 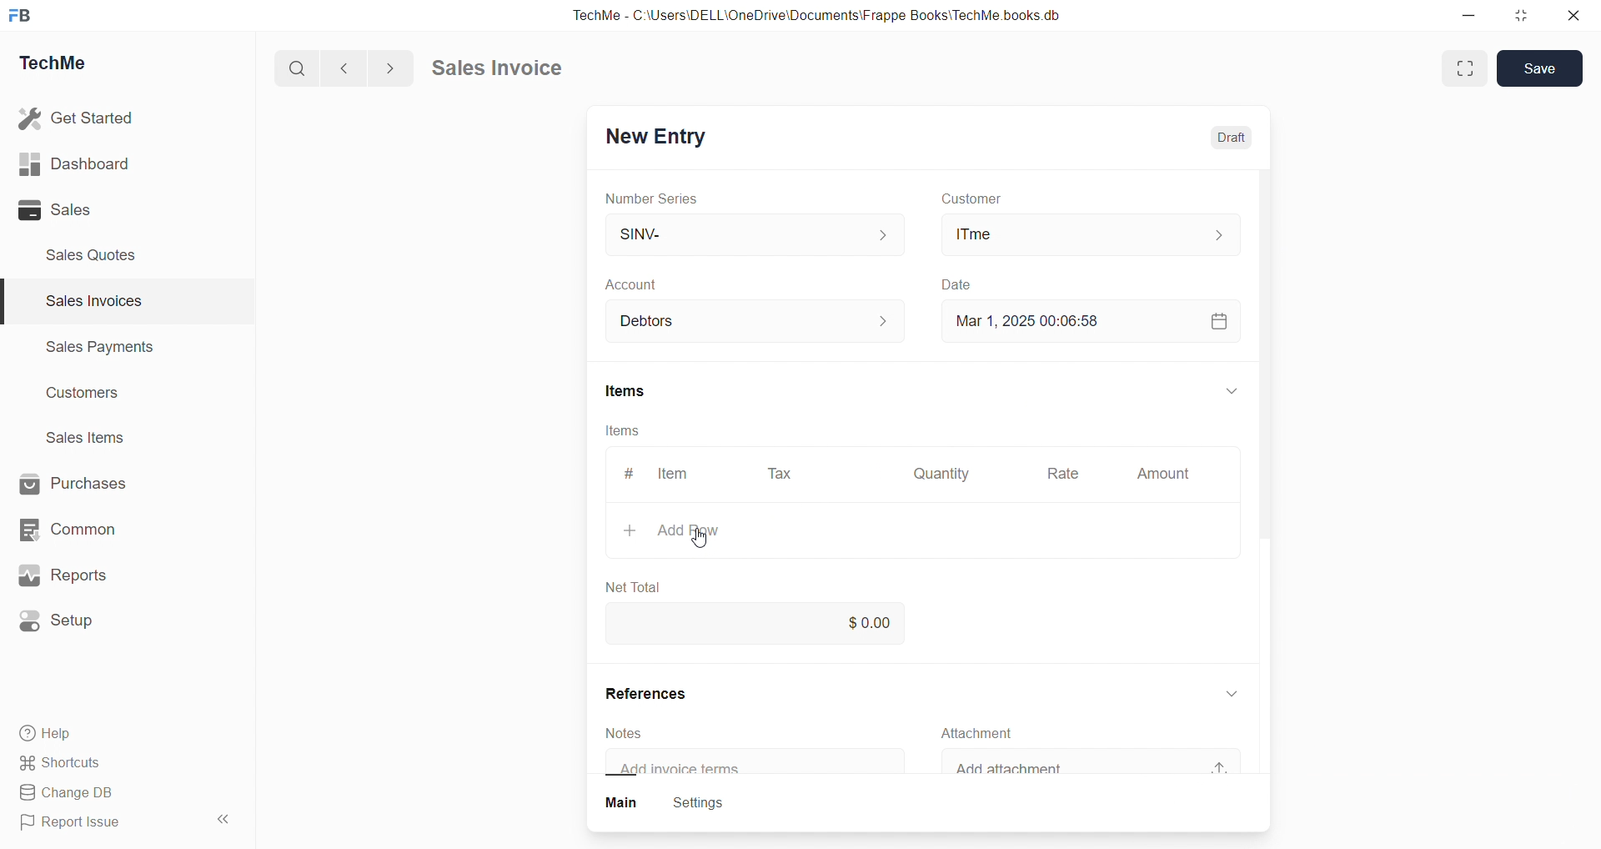 I want to click on TechMe, so click(x=67, y=66).